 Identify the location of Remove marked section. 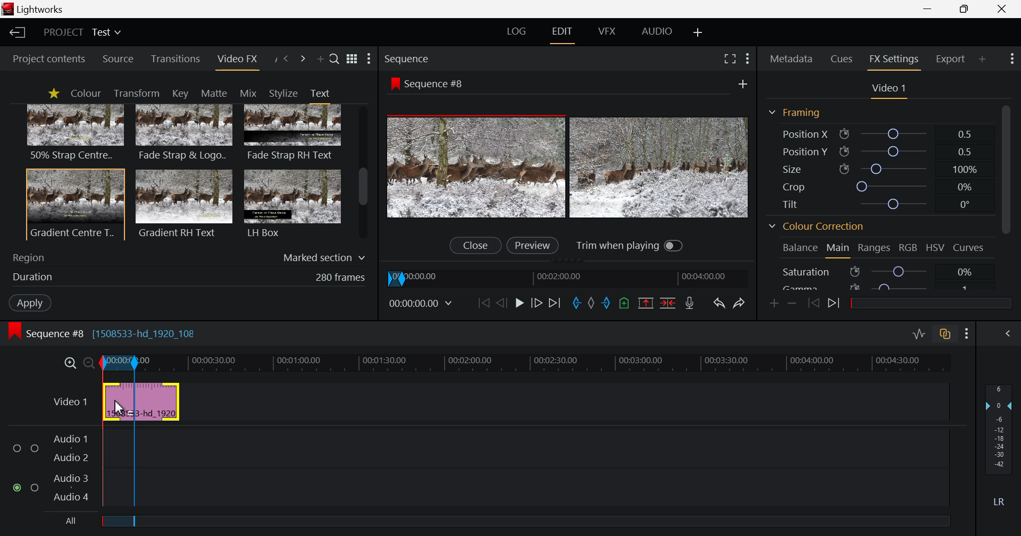
(646, 303).